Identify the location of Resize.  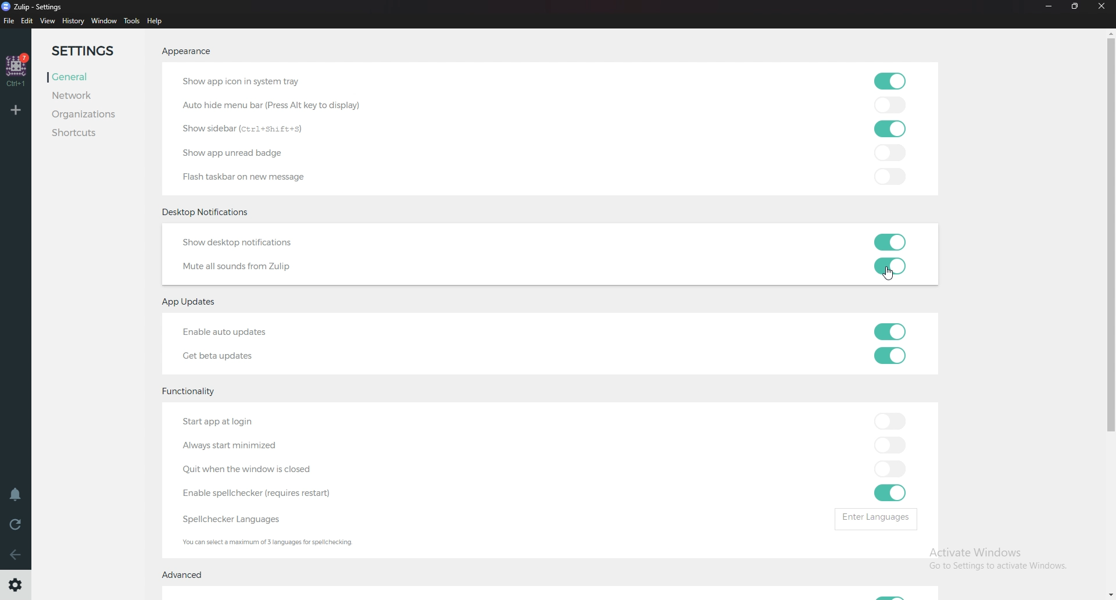
(1075, 7).